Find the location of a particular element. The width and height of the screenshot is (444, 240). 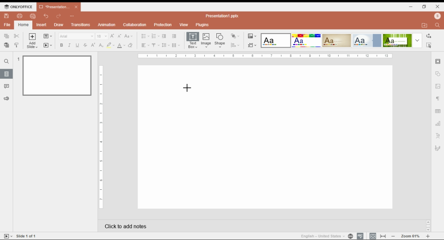

scrollbar is located at coordinates (428, 226).